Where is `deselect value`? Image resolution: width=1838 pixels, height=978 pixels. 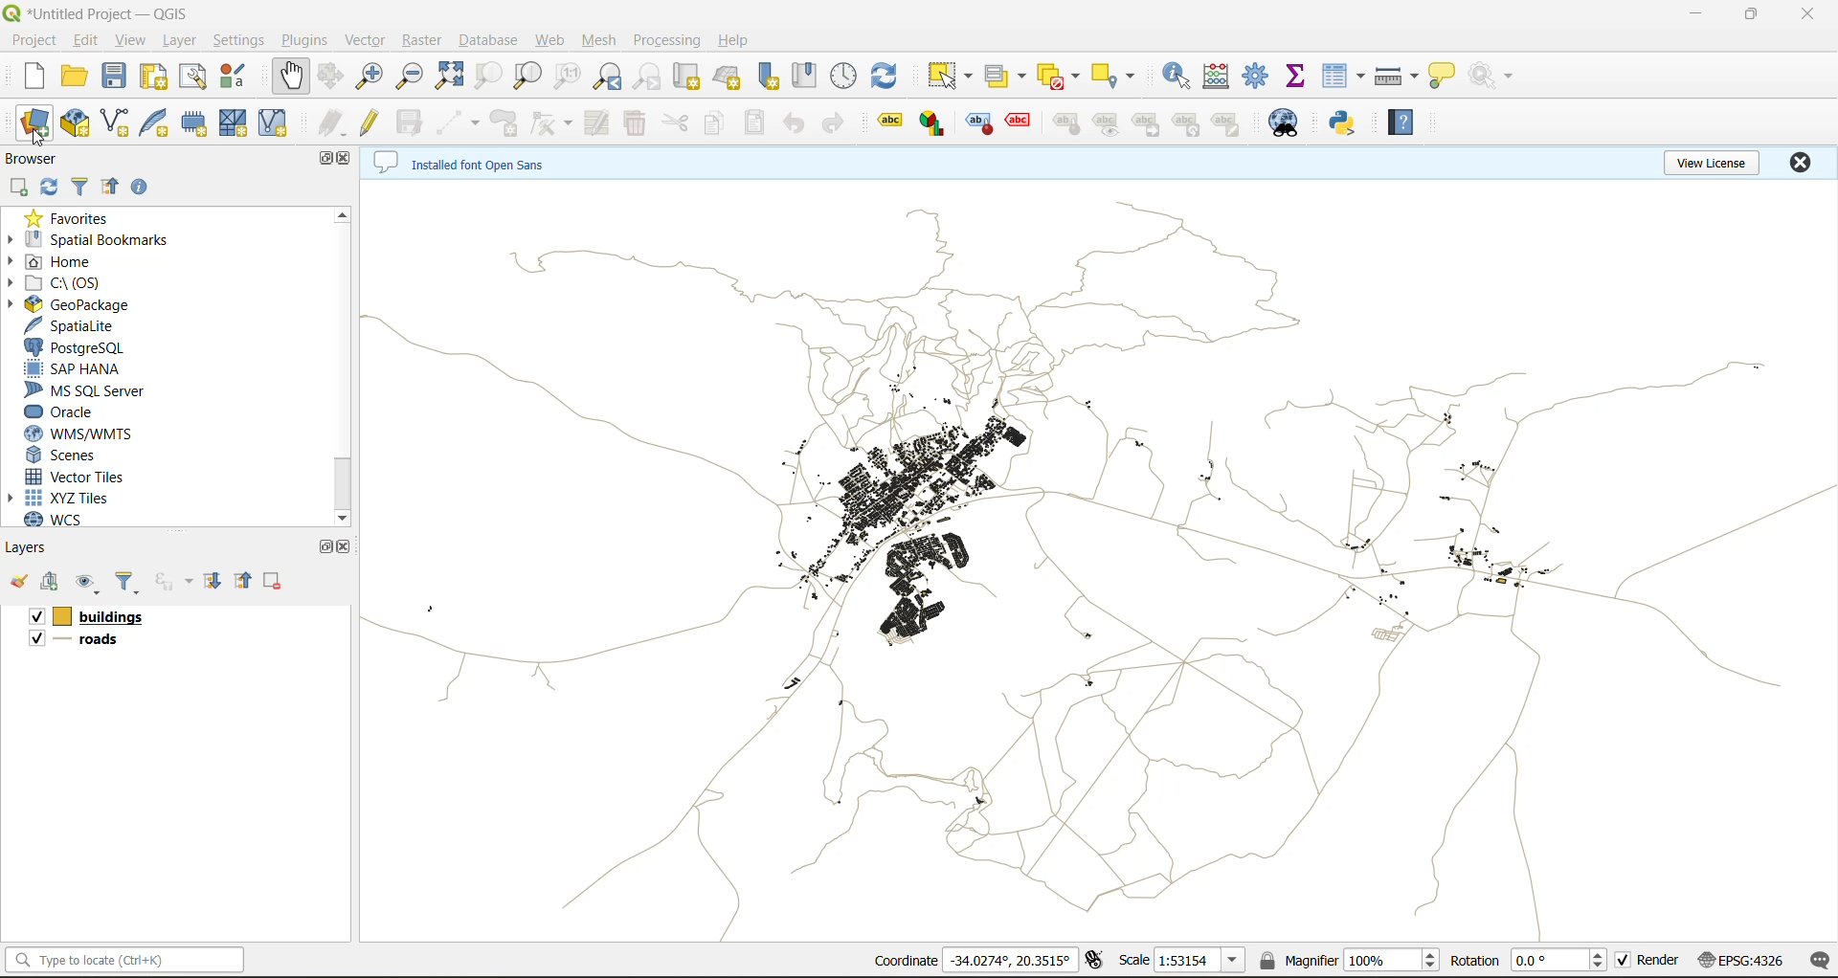 deselect value is located at coordinates (1061, 77).